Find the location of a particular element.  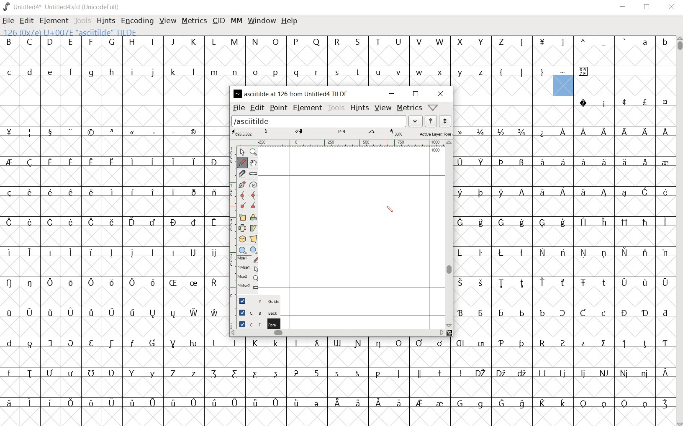

TOOLS is located at coordinates (82, 21).